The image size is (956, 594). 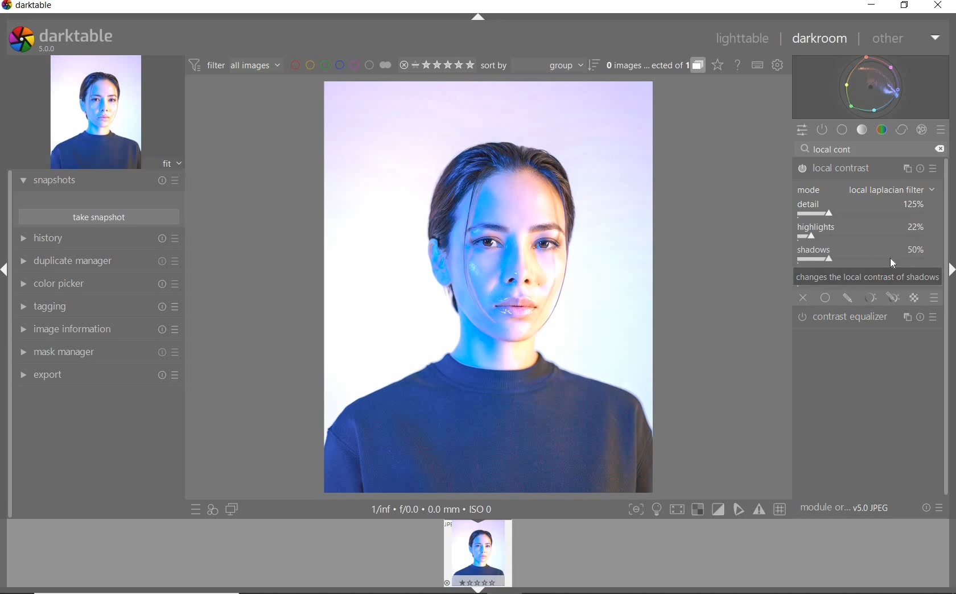 I want to click on DUPLICATE MANAGER, so click(x=98, y=261).